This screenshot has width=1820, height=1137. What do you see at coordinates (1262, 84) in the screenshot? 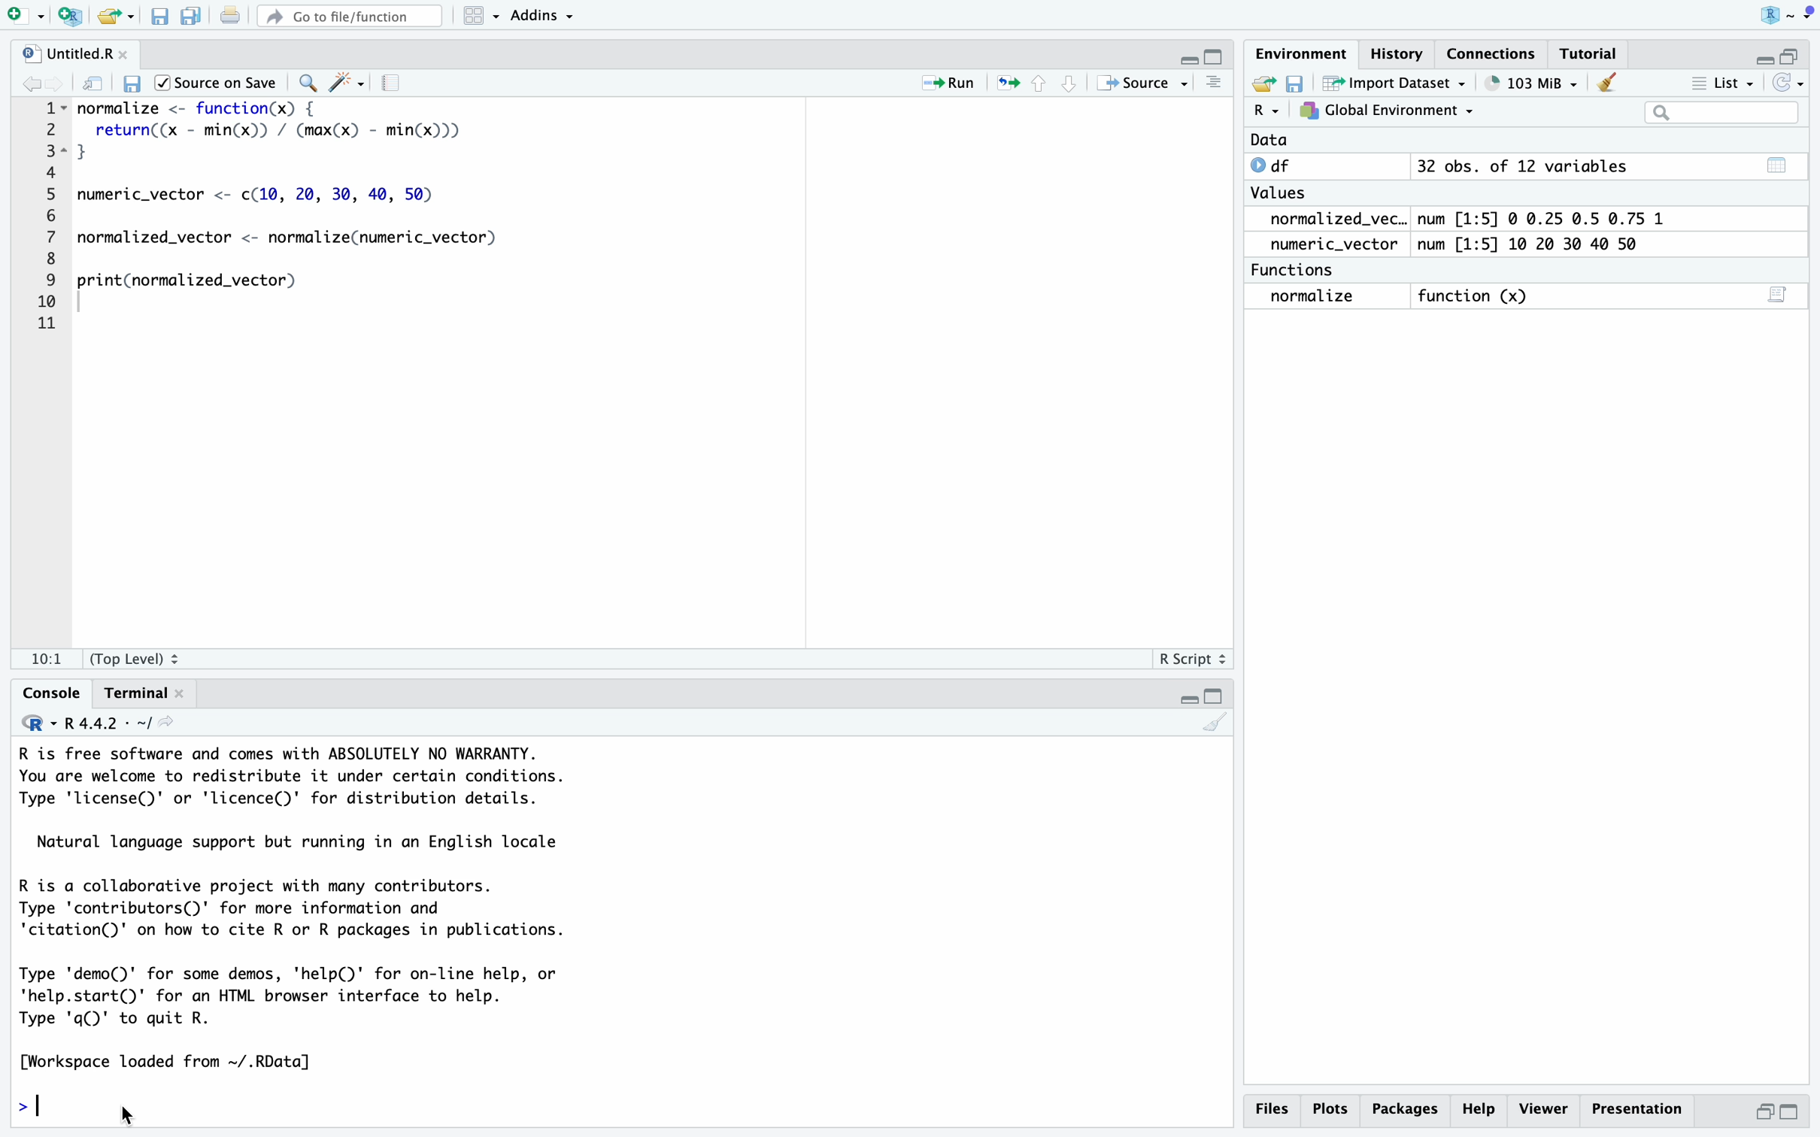
I see `Load workspace` at bounding box center [1262, 84].